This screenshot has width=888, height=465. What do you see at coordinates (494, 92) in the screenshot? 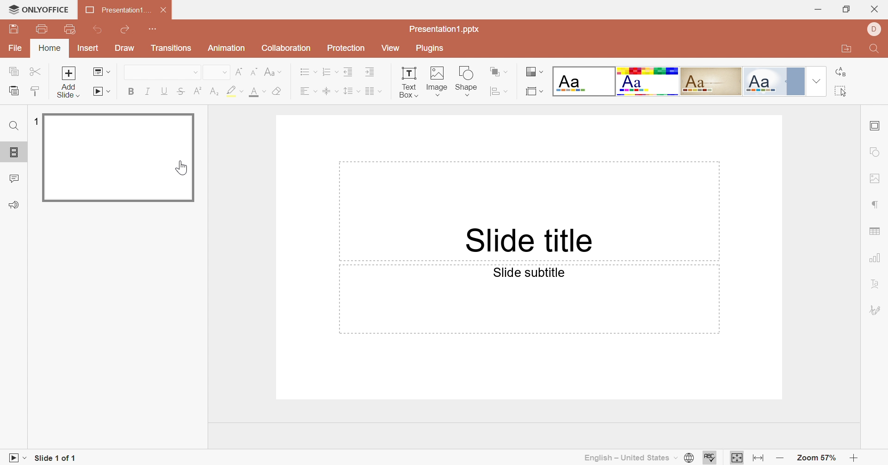
I see `Align shape` at bounding box center [494, 92].